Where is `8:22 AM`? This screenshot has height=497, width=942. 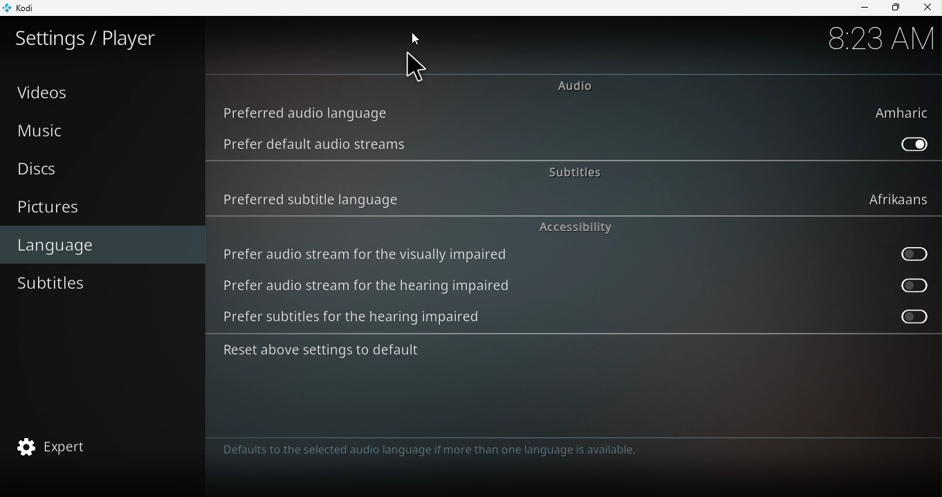
8:22 AM is located at coordinates (879, 39).